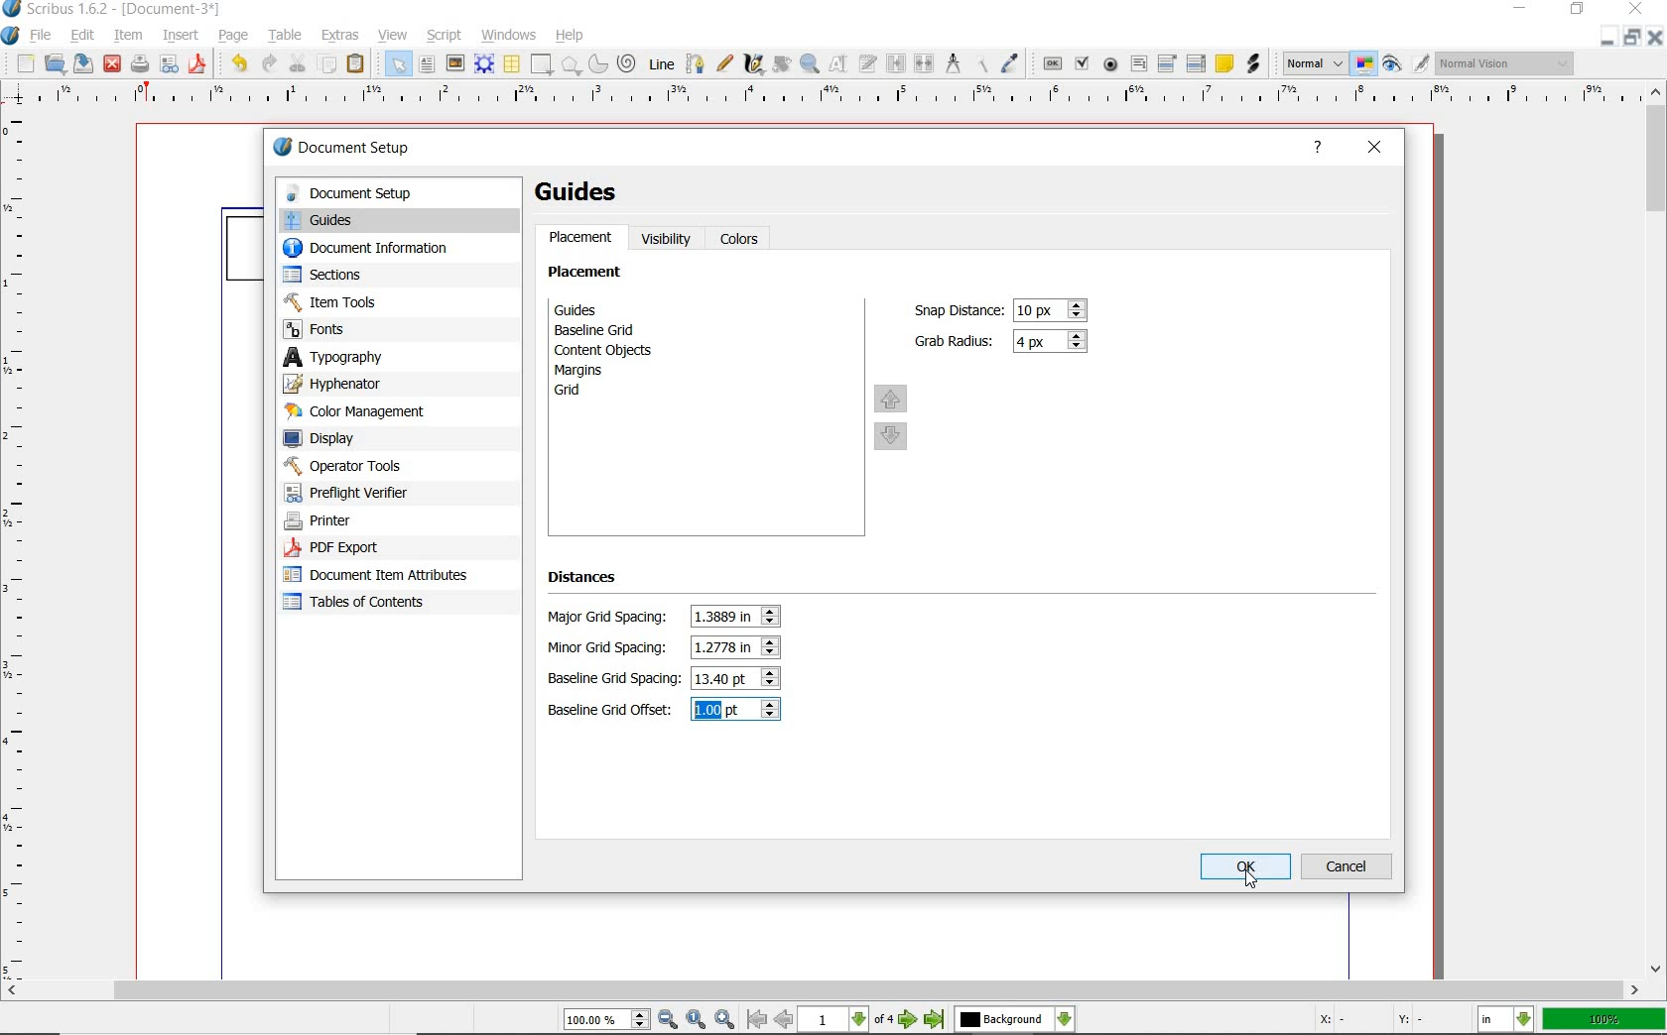 This screenshot has height=1035, width=1667. Describe the element at coordinates (379, 521) in the screenshot. I see `printer` at that location.